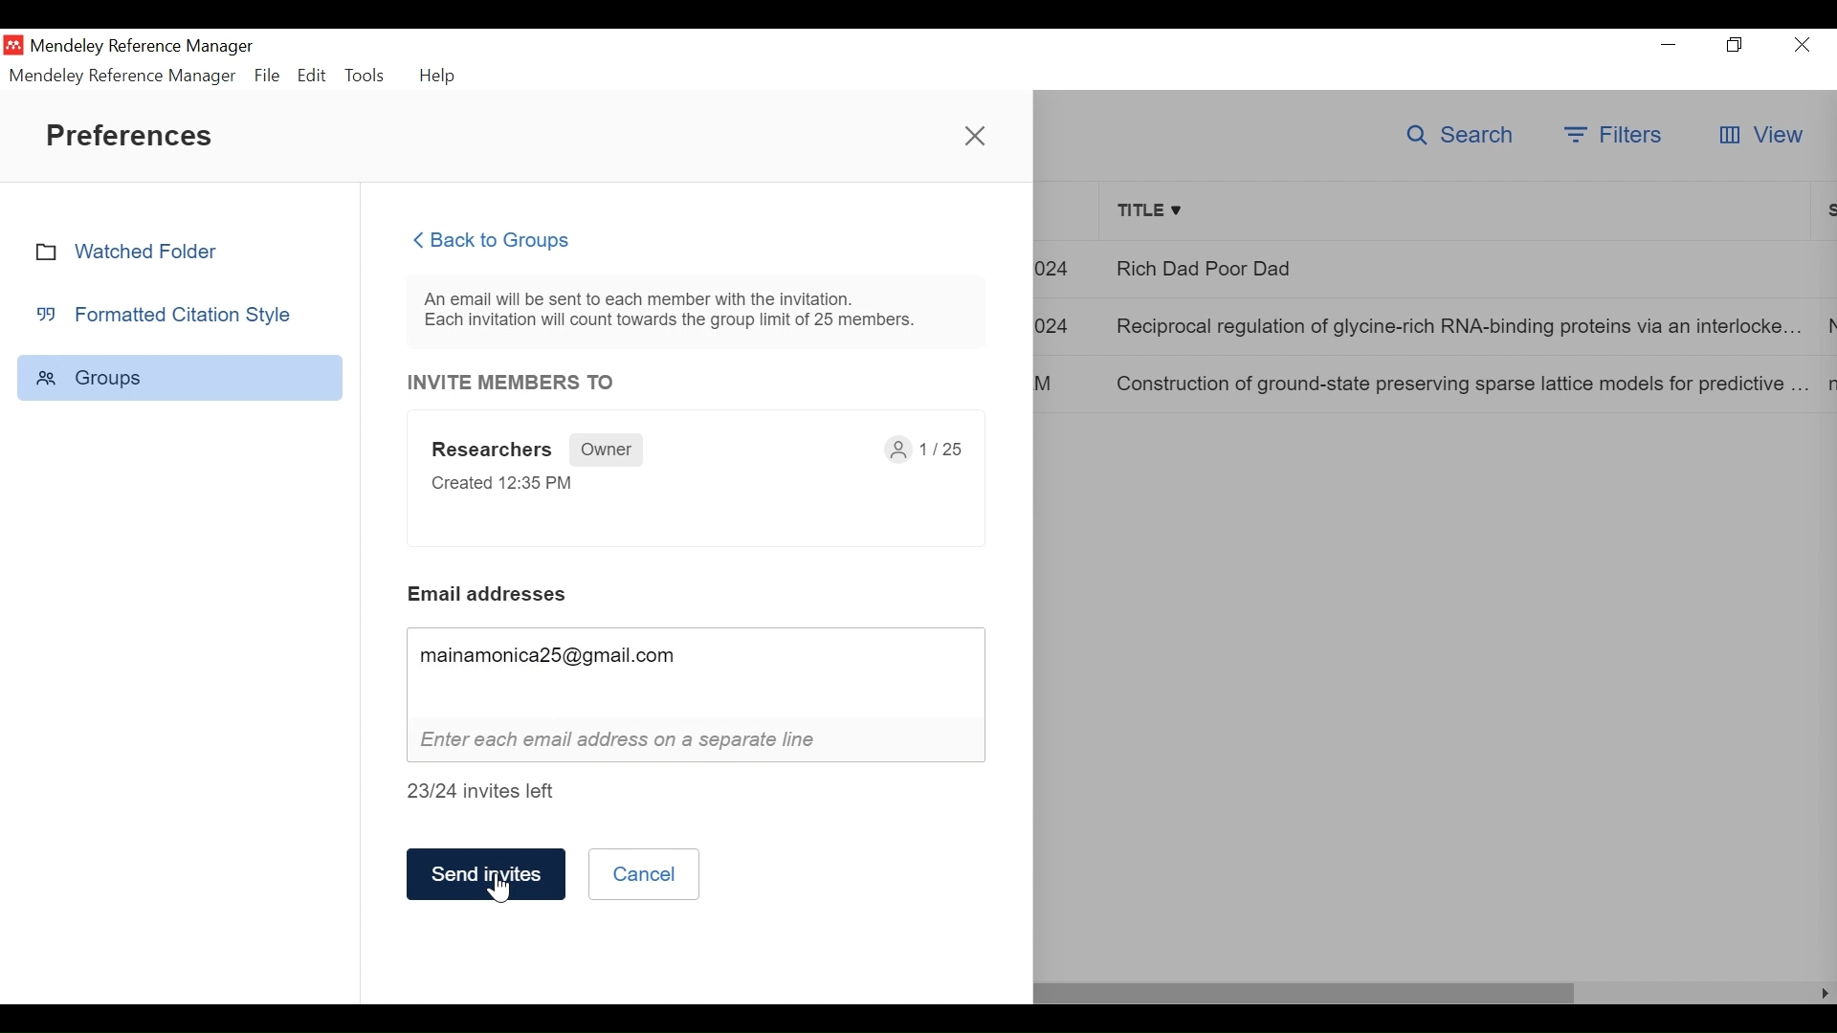 This screenshot has width=1837, height=1033. What do you see at coordinates (268, 76) in the screenshot?
I see `File` at bounding box center [268, 76].